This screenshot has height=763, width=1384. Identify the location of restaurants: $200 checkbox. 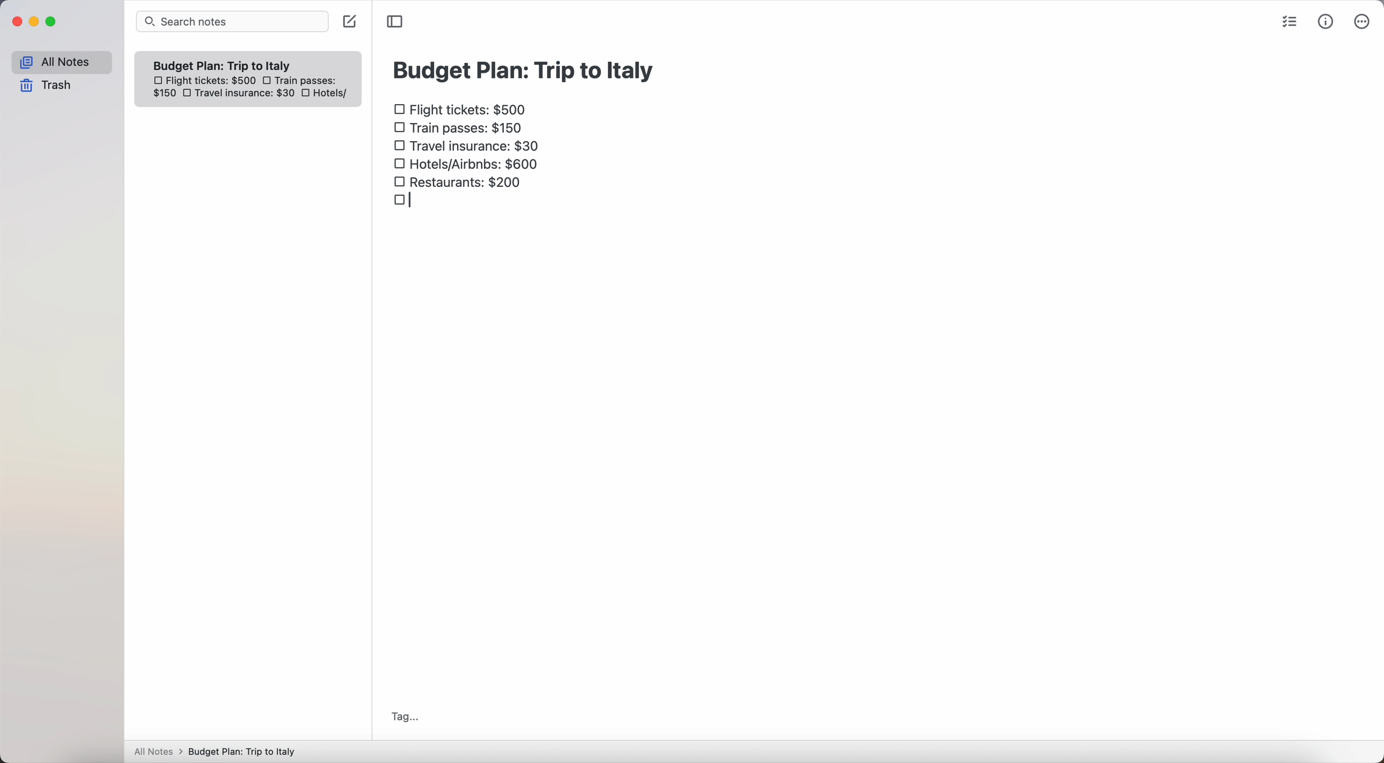
(458, 180).